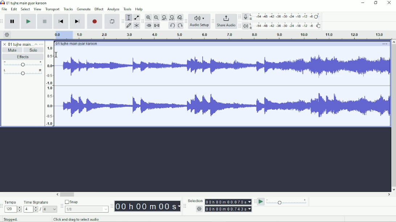 Image resolution: width=396 pixels, height=222 pixels. What do you see at coordinates (41, 44) in the screenshot?
I see `Open menu` at bounding box center [41, 44].